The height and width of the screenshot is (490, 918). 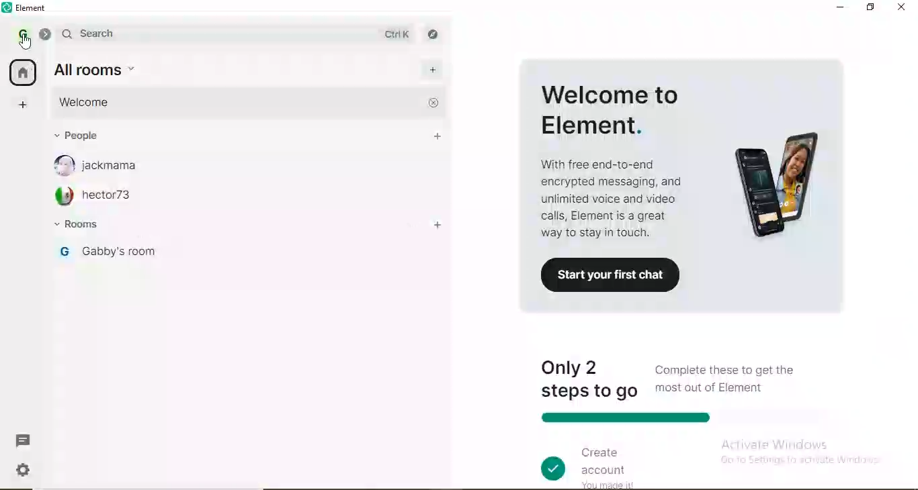 I want to click on collapse, so click(x=44, y=36).